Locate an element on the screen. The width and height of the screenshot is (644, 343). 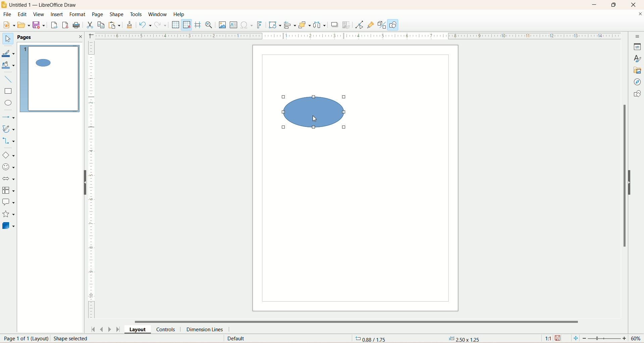
first page is located at coordinates (93, 328).